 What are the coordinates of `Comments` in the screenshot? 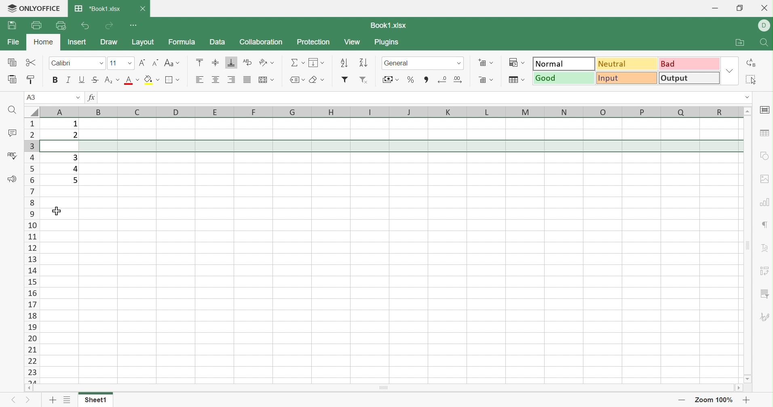 It's located at (12, 133).